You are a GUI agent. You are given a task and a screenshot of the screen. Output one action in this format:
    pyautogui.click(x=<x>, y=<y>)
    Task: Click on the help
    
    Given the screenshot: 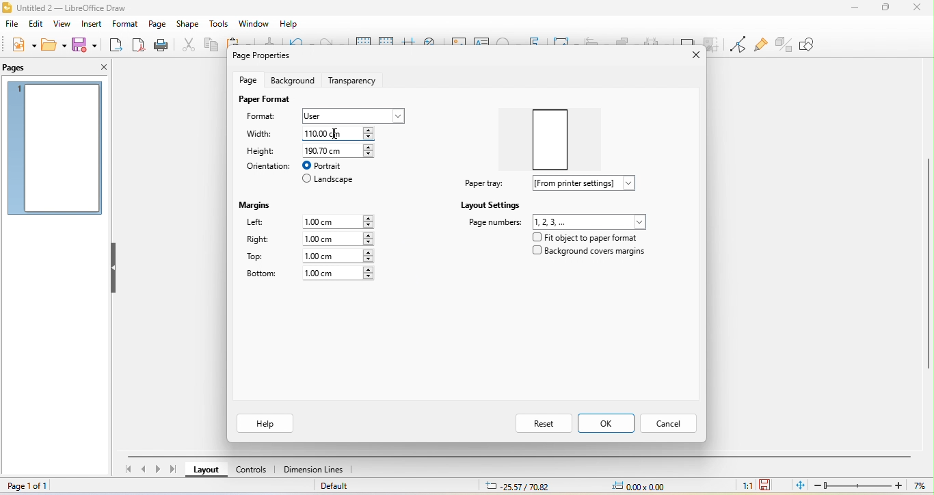 What is the action you would take?
    pyautogui.click(x=287, y=25)
    